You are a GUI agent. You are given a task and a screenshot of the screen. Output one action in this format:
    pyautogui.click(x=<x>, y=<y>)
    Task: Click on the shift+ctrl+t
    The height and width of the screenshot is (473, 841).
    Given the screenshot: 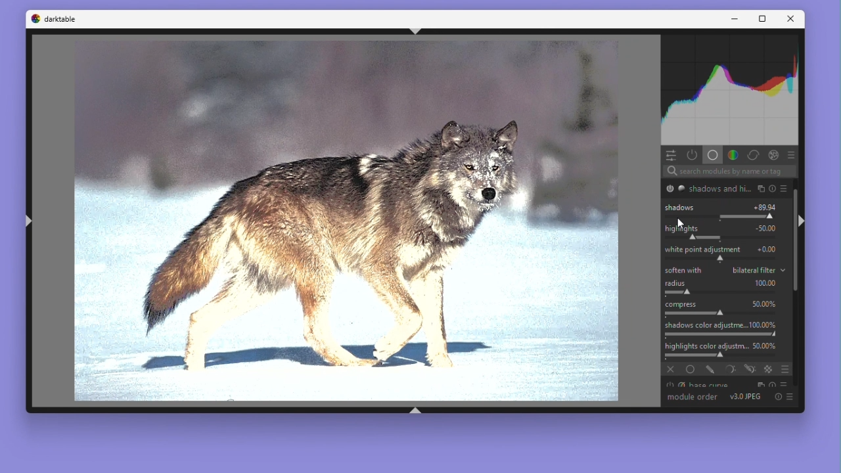 What is the action you would take?
    pyautogui.click(x=416, y=30)
    